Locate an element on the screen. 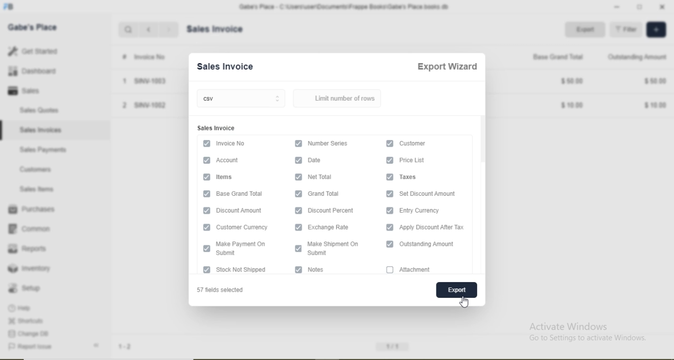  Make Shipment On
Submit is located at coordinates (338, 248).